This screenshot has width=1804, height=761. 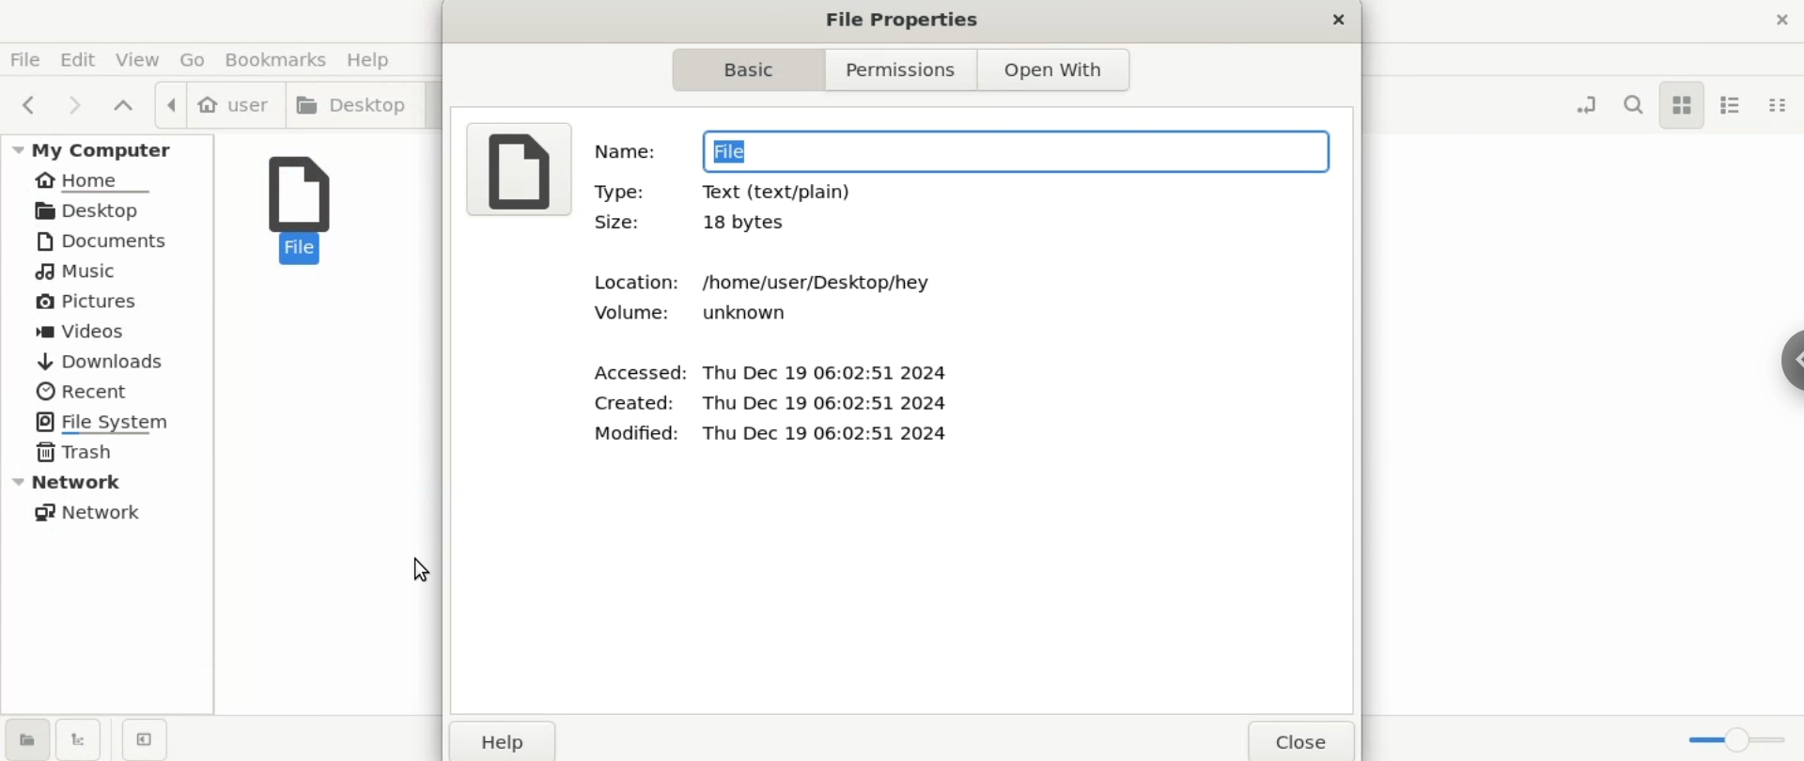 What do you see at coordinates (1681, 104) in the screenshot?
I see `icon view` at bounding box center [1681, 104].